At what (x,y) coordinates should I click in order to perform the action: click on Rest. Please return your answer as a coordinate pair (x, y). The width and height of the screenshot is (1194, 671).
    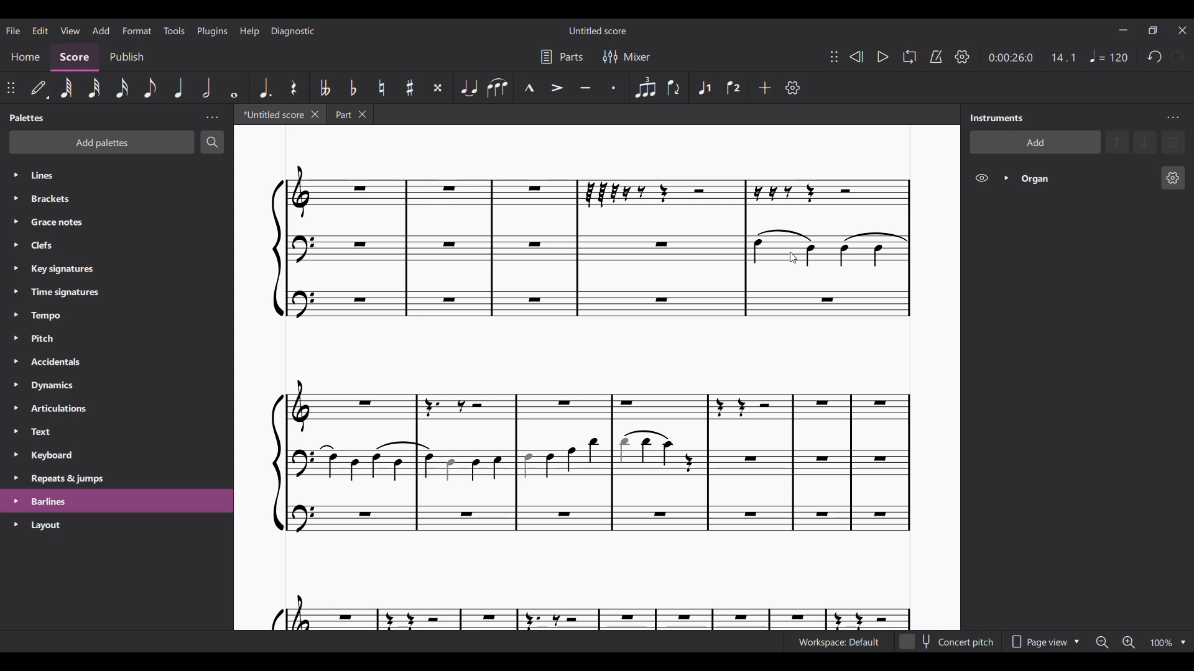
    Looking at the image, I should click on (294, 87).